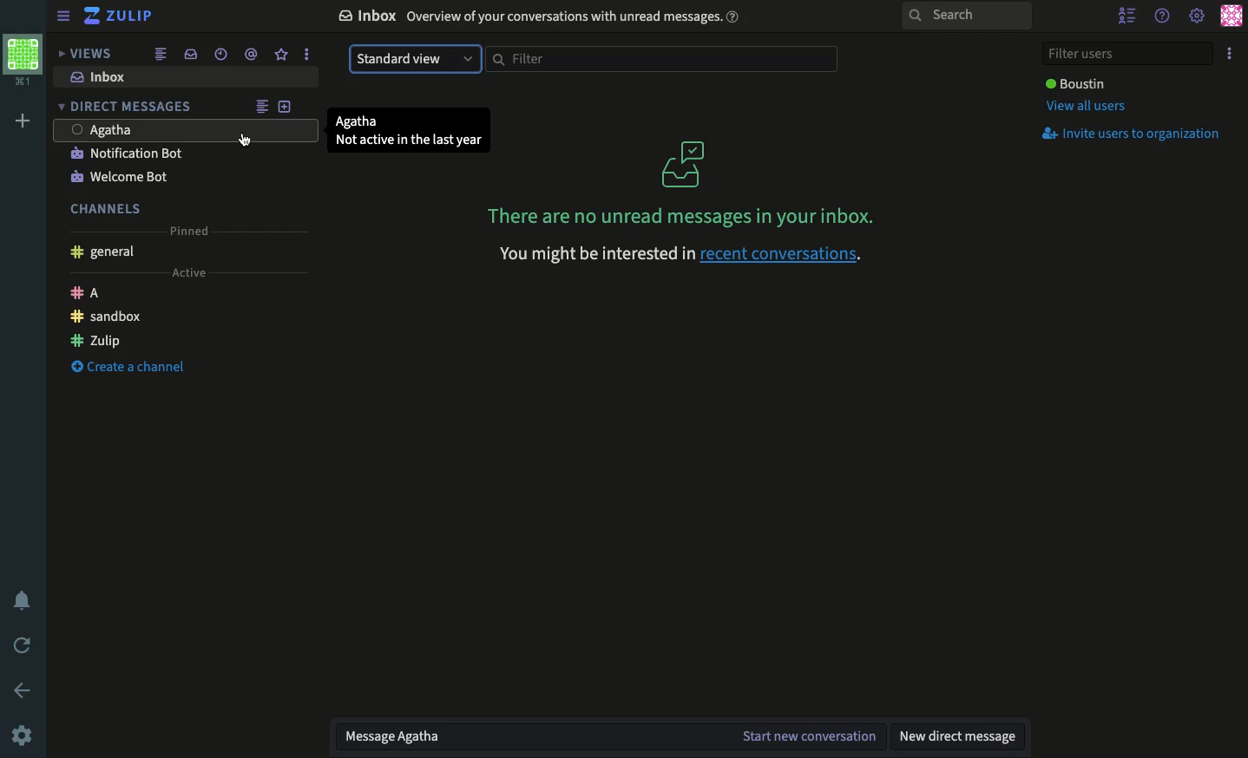 This screenshot has height=758, width=1248. I want to click on Hide menu, so click(63, 16).